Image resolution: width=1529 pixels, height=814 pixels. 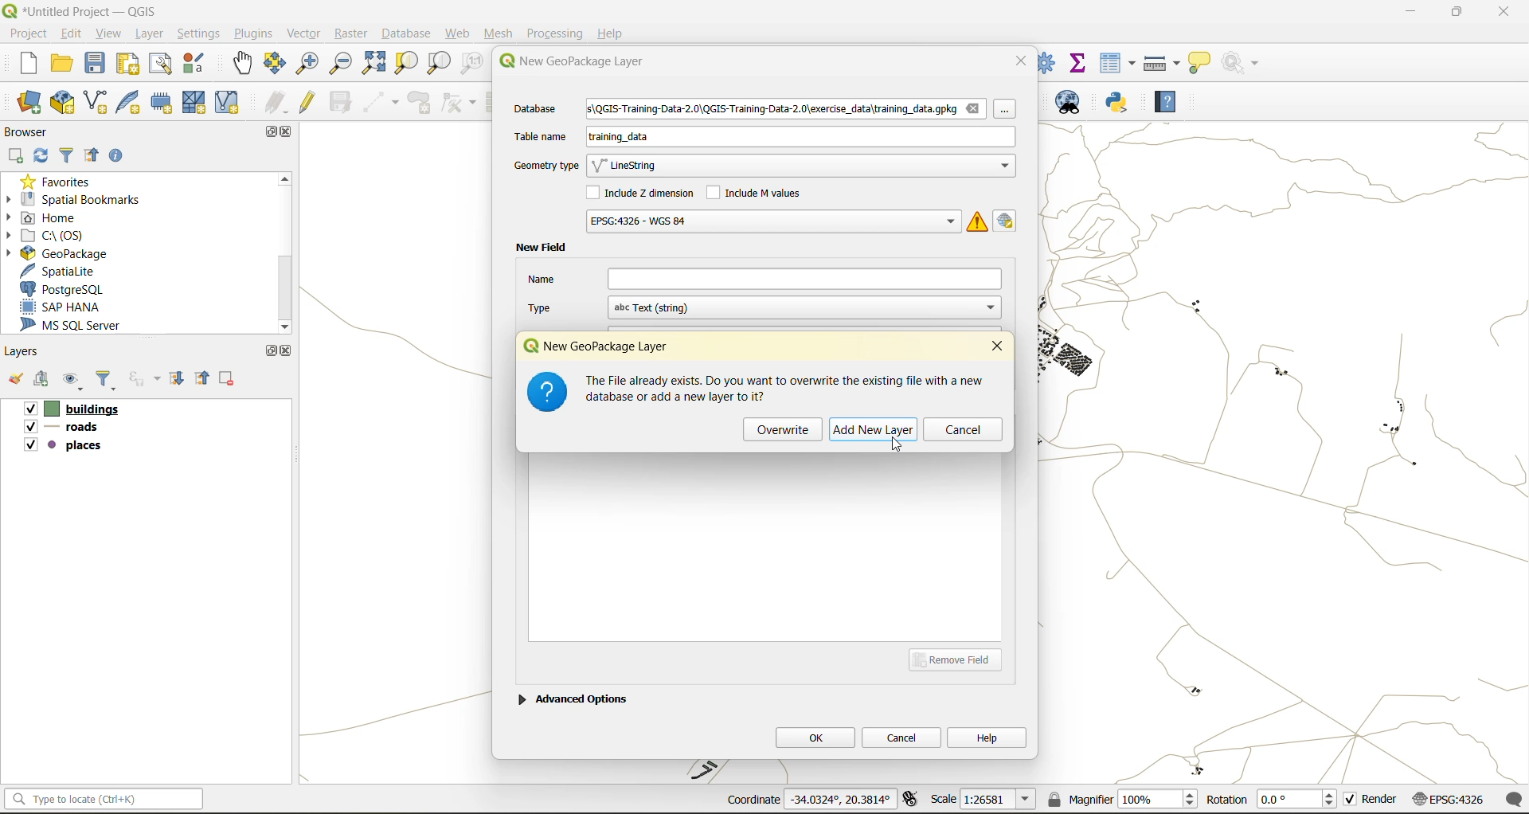 What do you see at coordinates (787, 110) in the screenshot?
I see `database name and path` at bounding box center [787, 110].